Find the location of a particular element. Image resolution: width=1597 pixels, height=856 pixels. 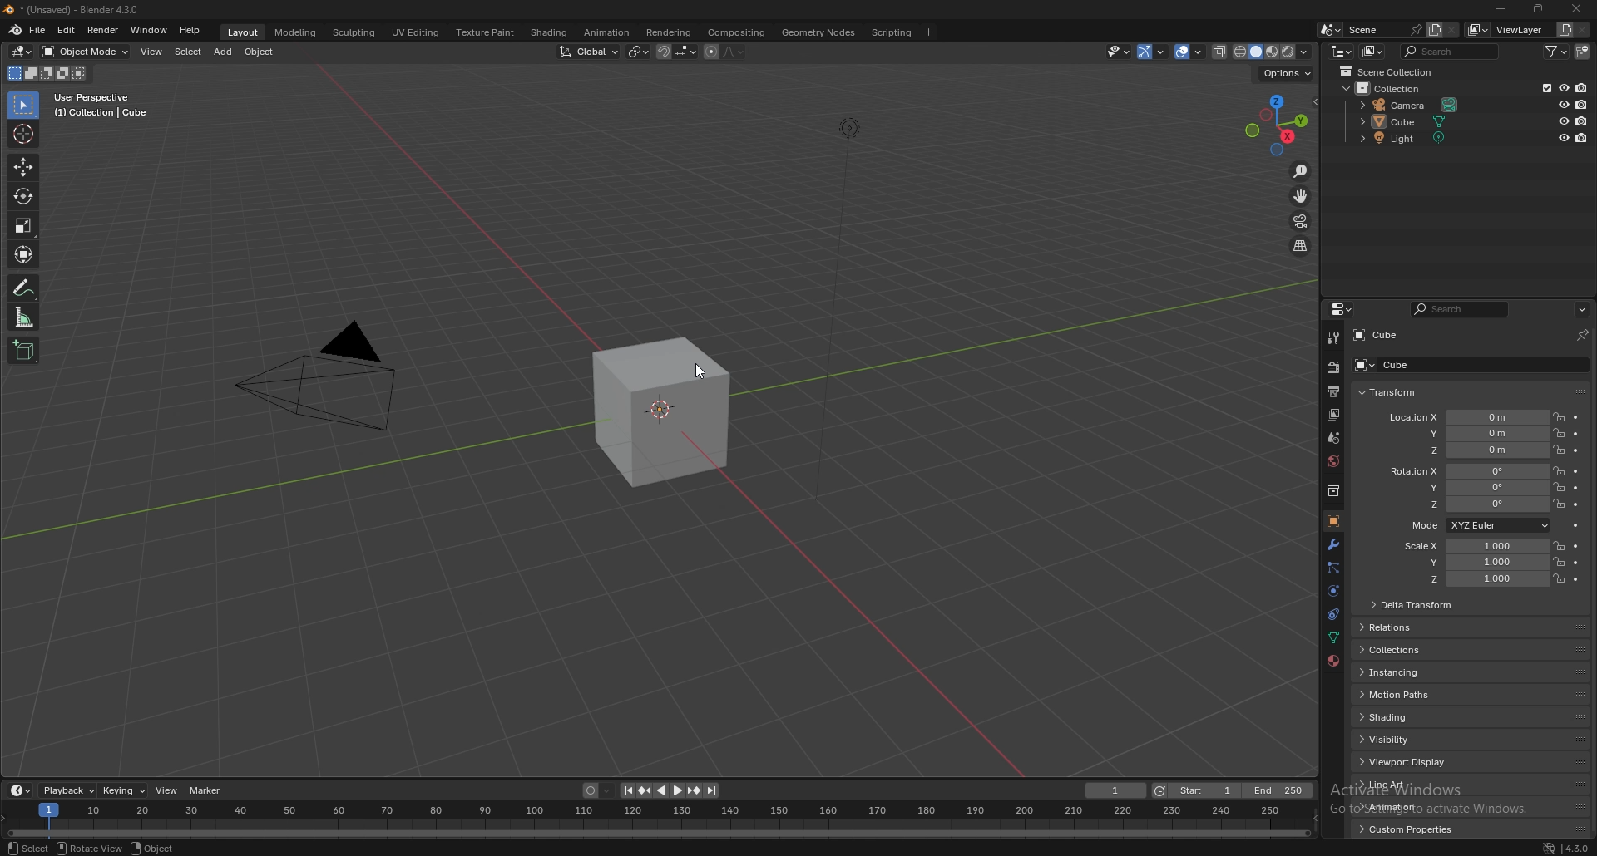

jump to keyframe is located at coordinates (694, 791).